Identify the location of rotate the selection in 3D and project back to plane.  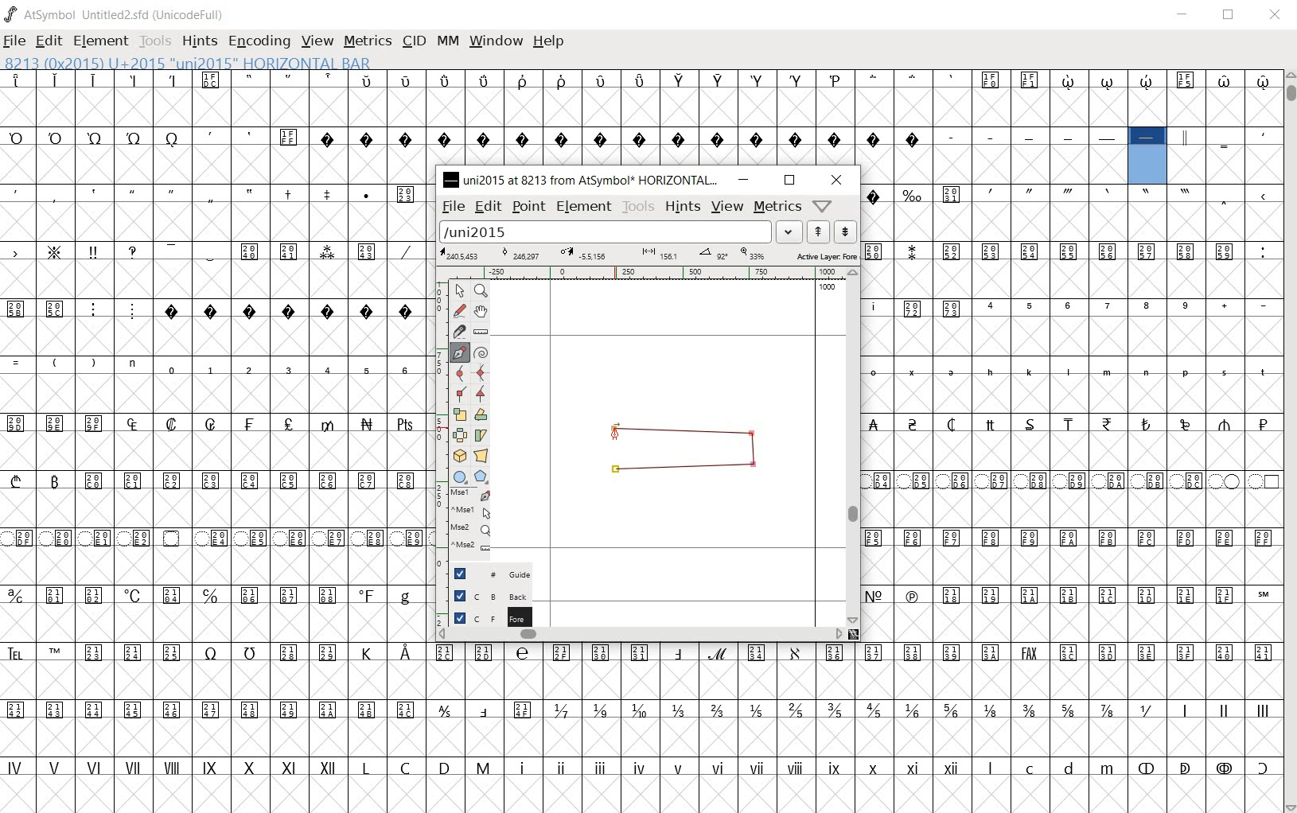
(458, 455).